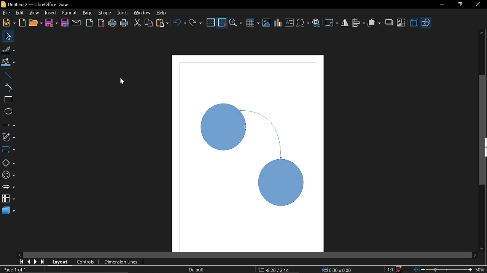 The height and width of the screenshot is (273, 487). I want to click on Zoom chnage, so click(442, 270).